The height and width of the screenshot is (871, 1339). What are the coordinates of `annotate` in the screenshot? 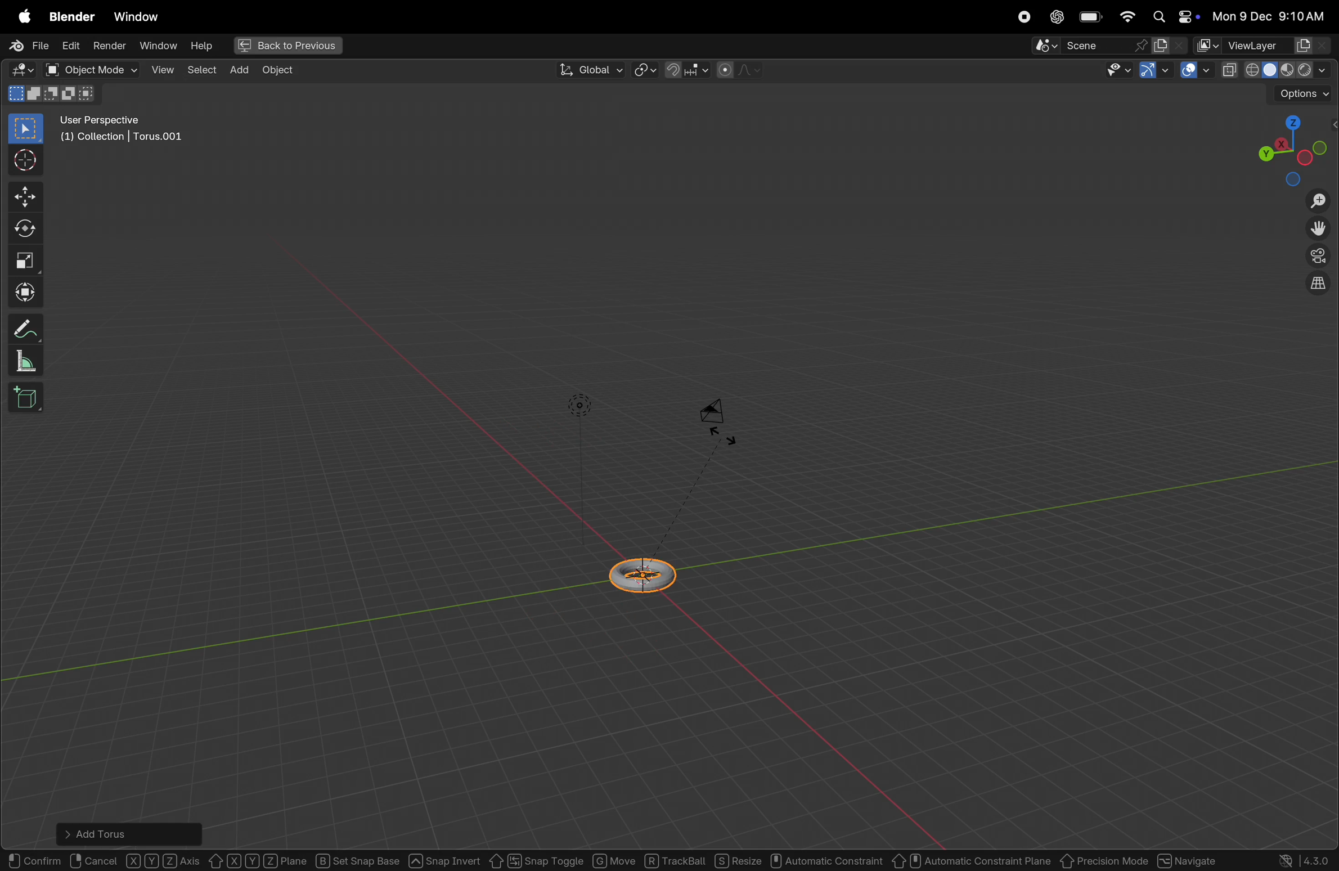 It's located at (27, 326).